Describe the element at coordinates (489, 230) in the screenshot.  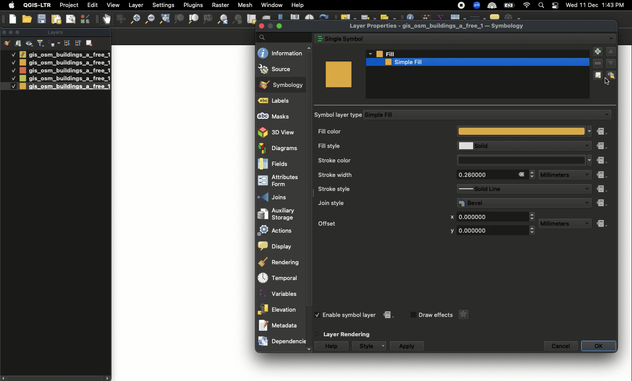
I see ` 0.000000` at that location.